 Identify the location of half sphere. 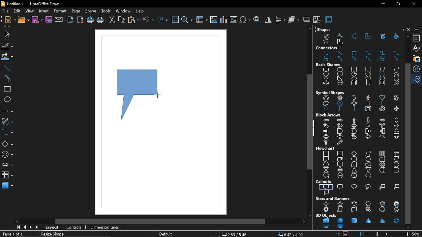
(340, 226).